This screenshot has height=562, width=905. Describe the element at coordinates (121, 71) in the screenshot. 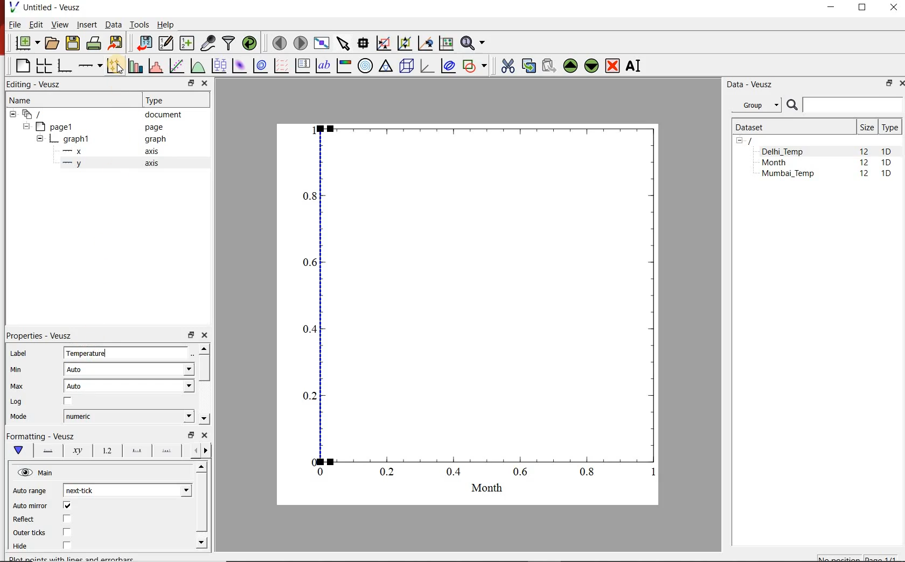

I see `cursor` at that location.